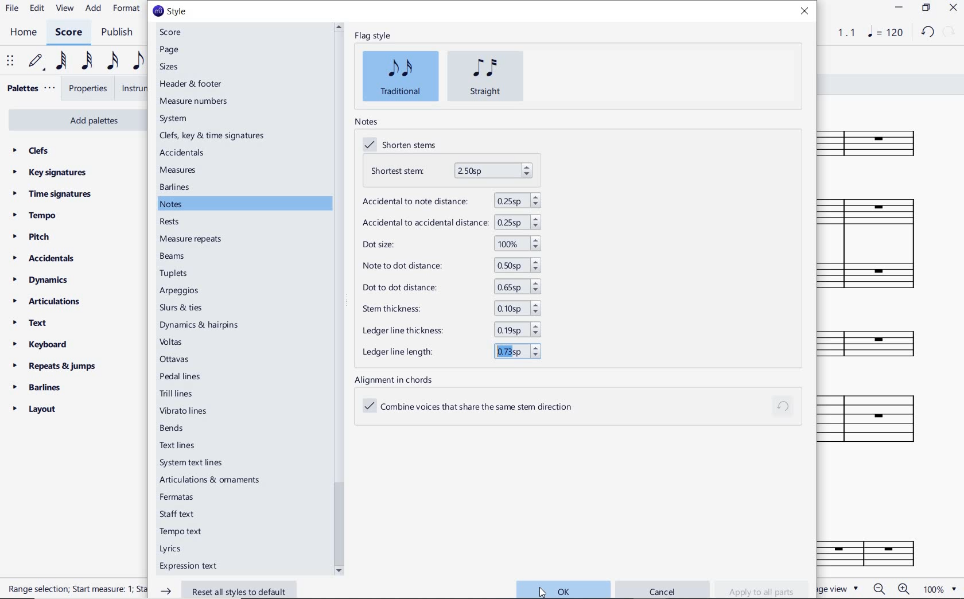 The width and height of the screenshot is (964, 599). Describe the element at coordinates (175, 274) in the screenshot. I see `tuplets` at that location.